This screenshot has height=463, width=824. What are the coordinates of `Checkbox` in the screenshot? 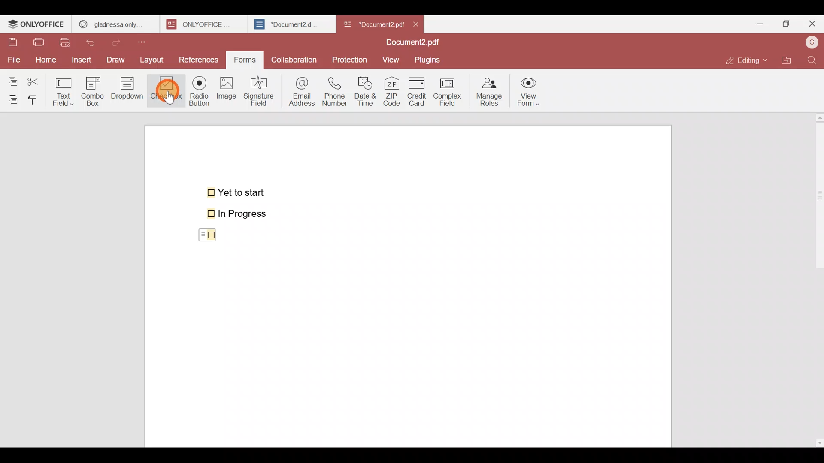 It's located at (164, 92).